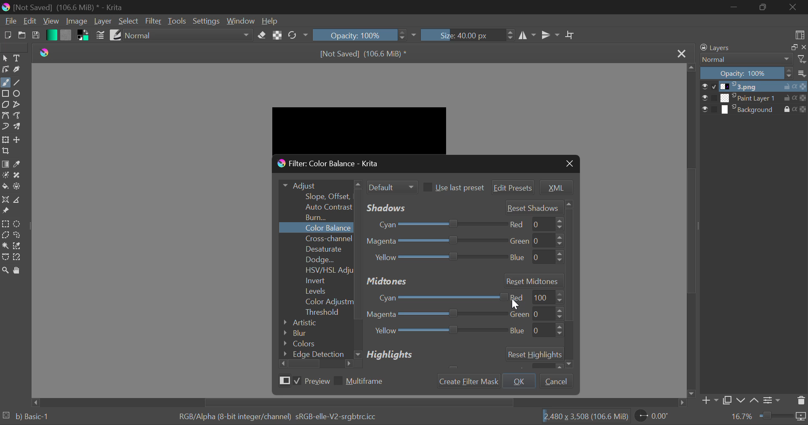  Describe the element at coordinates (792, 7) in the screenshot. I see `Close` at that location.